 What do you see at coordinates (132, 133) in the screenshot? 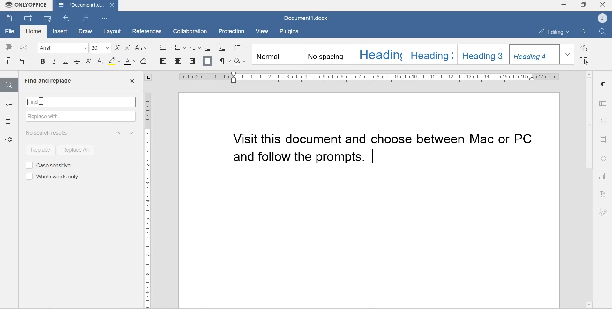
I see `Next result` at bounding box center [132, 133].